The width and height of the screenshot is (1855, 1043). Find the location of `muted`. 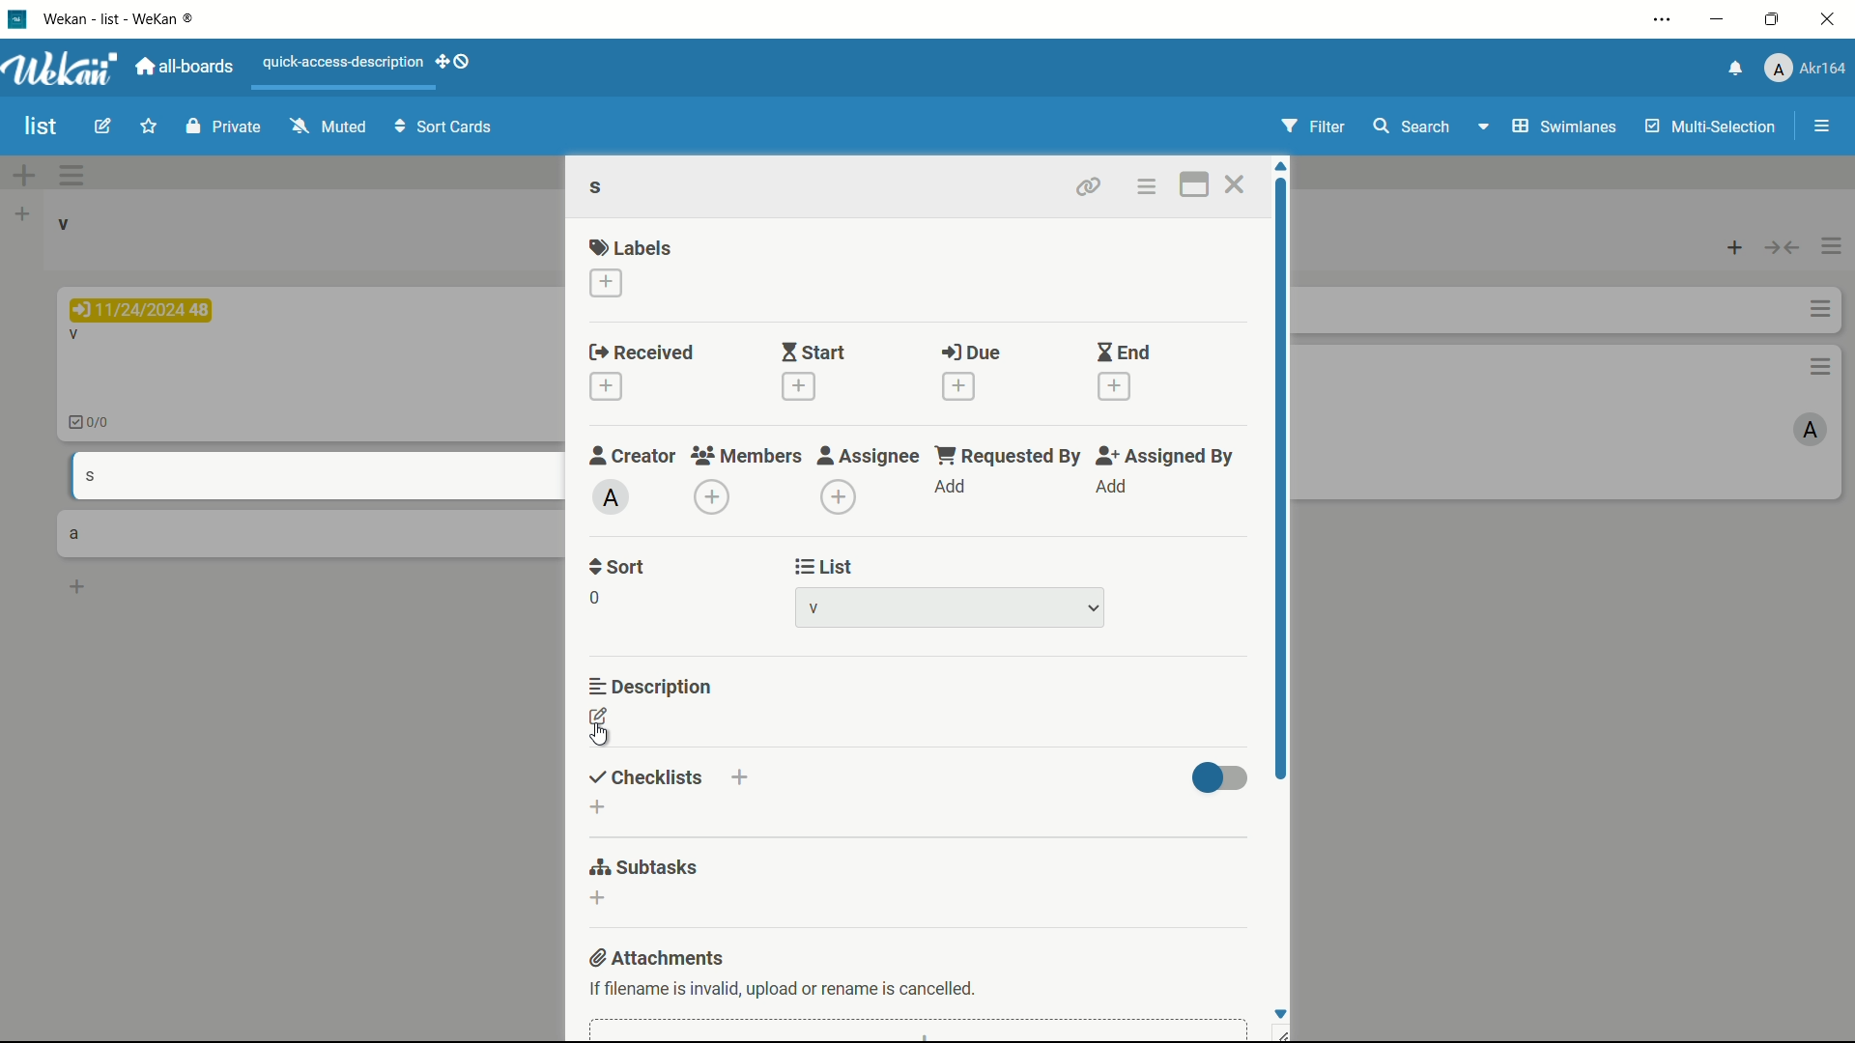

muted is located at coordinates (328, 126).